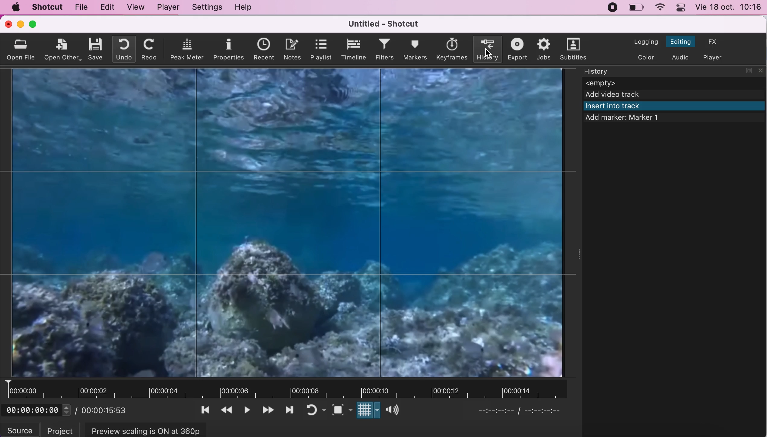 The width and height of the screenshot is (767, 437). I want to click on switch to the player only layout, so click(713, 56).